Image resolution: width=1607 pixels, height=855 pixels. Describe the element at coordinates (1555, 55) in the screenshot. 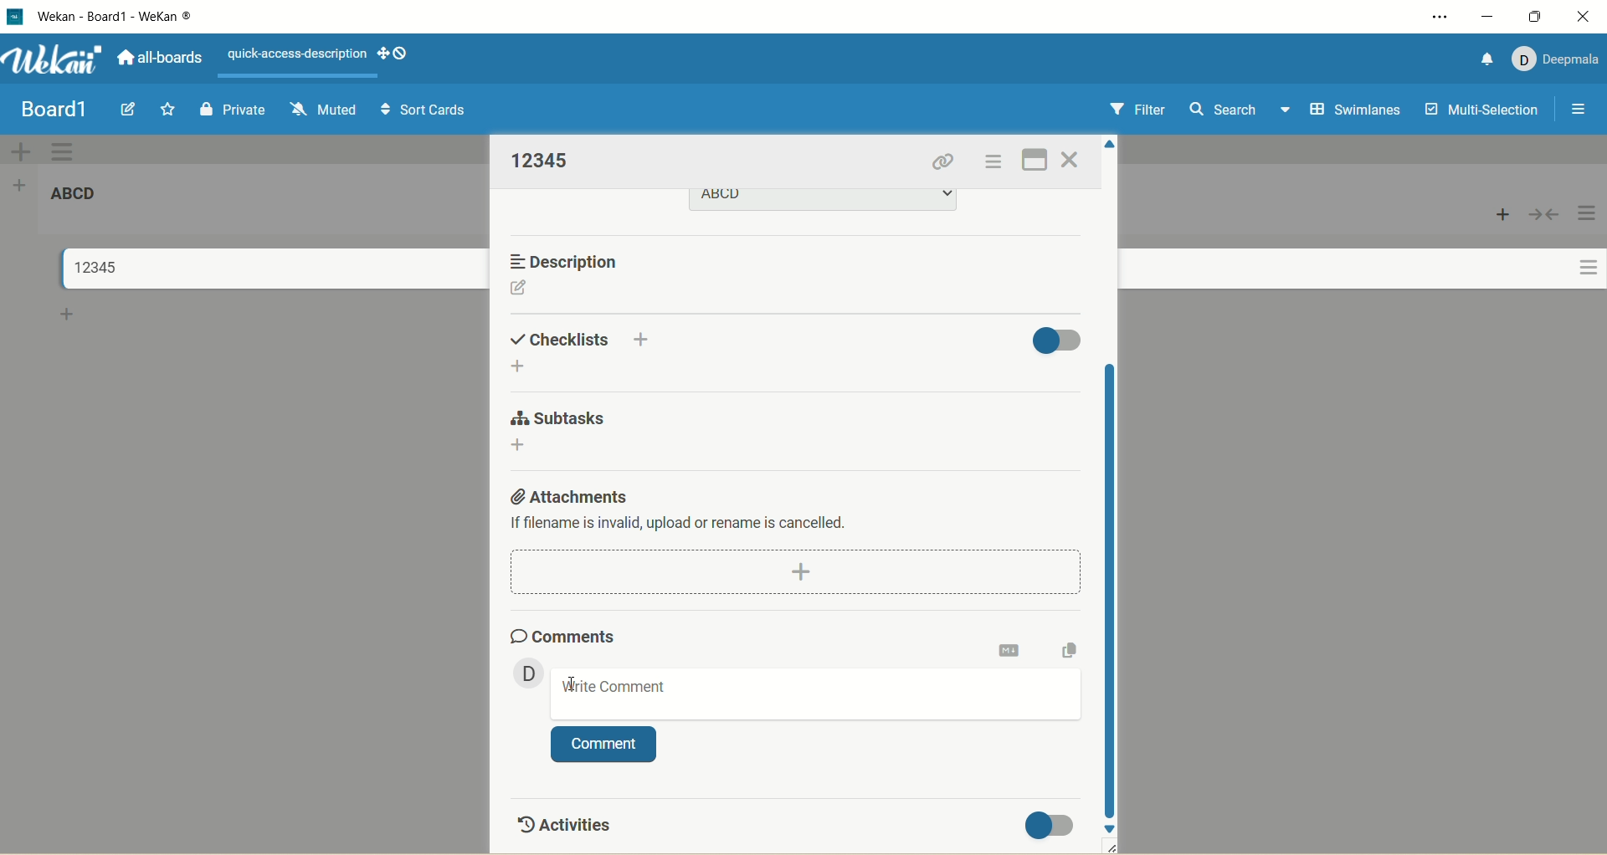

I see `account` at that location.